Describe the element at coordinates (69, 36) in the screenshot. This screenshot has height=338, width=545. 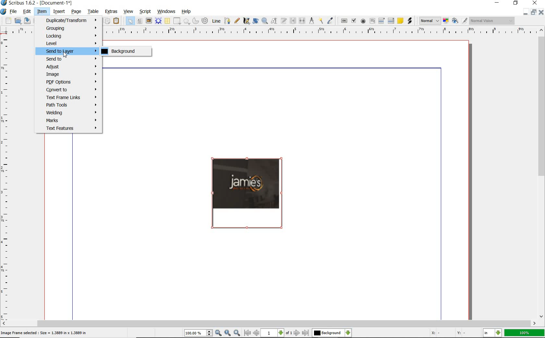
I see `Looking` at that location.